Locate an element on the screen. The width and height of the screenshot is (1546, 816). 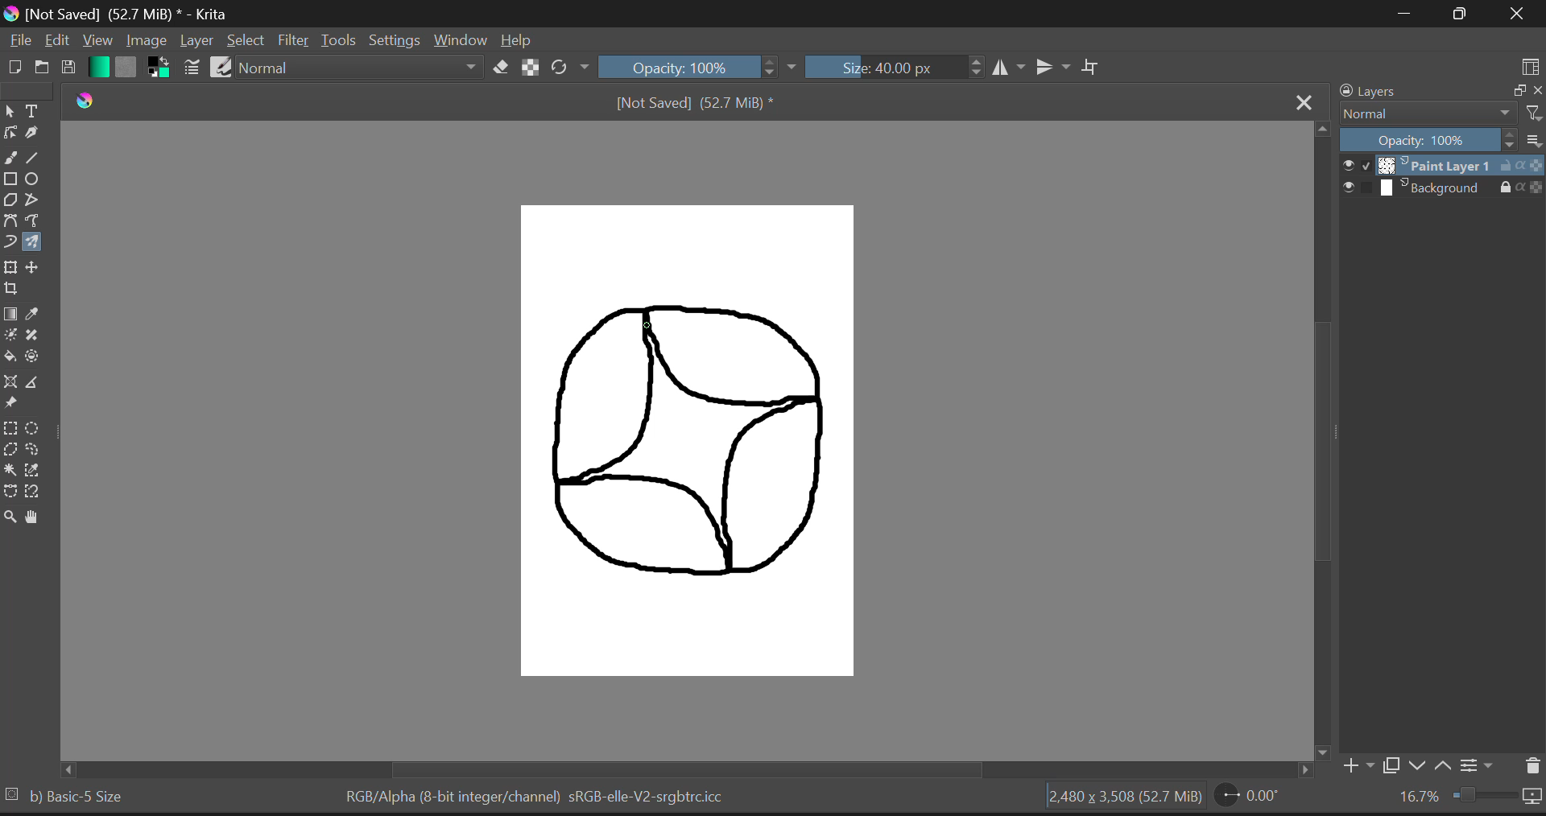
Line is located at coordinates (35, 155).